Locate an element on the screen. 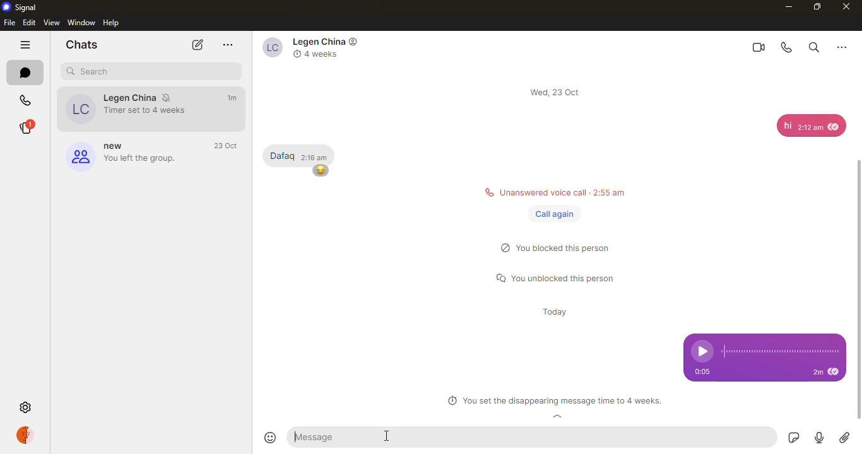   You blocked this person is located at coordinates (562, 250).